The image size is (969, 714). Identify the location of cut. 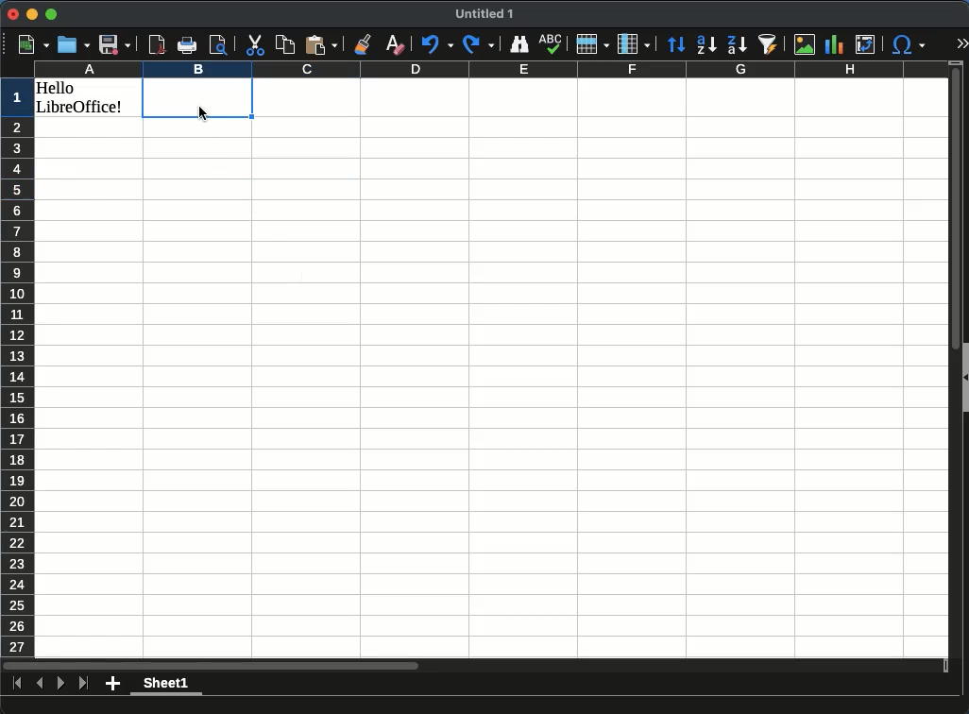
(253, 44).